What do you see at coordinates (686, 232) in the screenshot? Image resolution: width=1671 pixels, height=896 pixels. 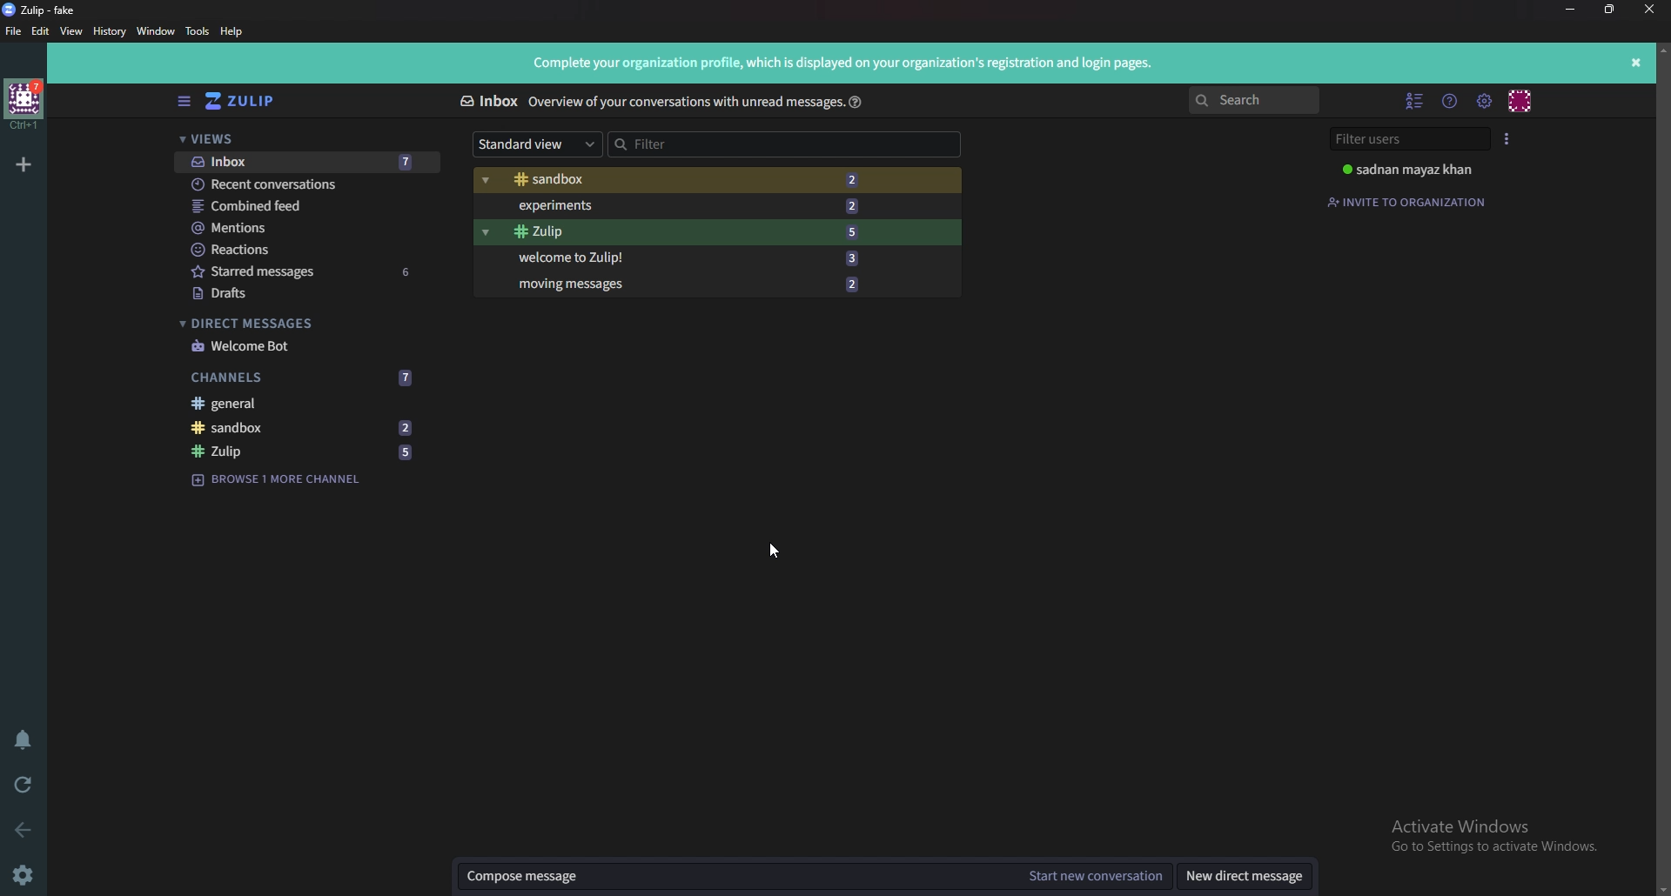 I see `Zulip` at bounding box center [686, 232].